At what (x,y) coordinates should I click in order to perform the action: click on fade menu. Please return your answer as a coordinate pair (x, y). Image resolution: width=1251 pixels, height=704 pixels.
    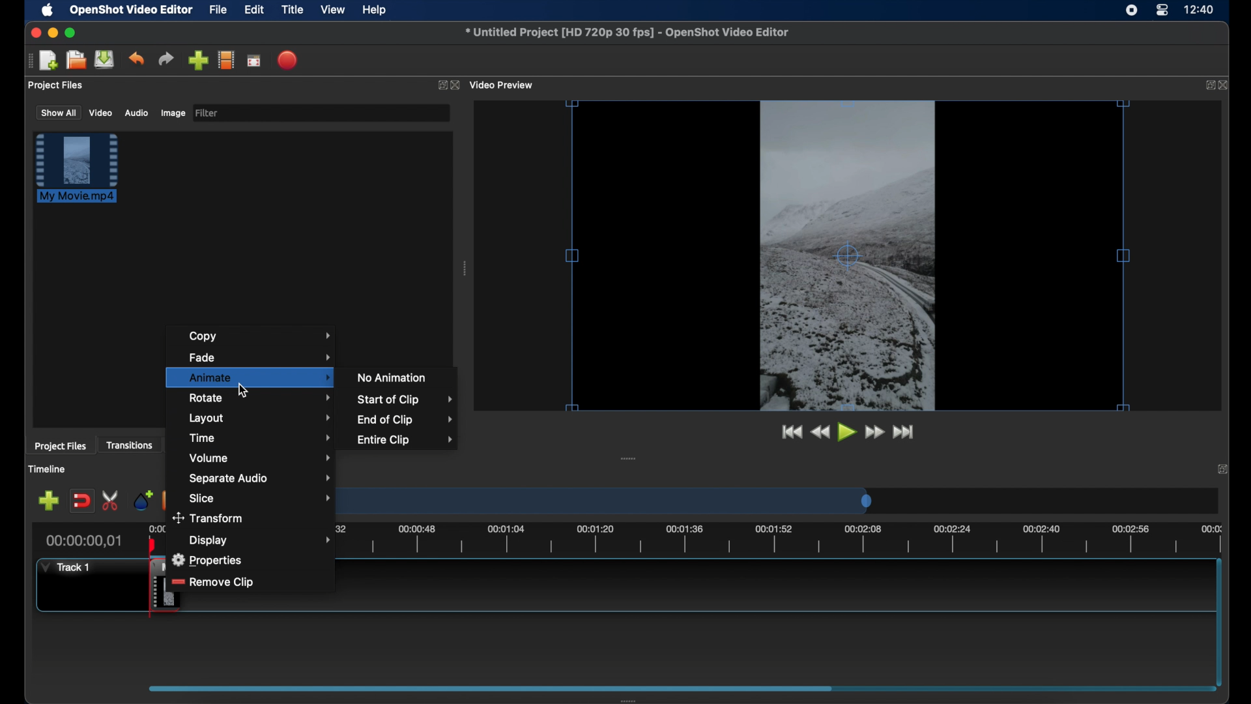
    Looking at the image, I should click on (261, 356).